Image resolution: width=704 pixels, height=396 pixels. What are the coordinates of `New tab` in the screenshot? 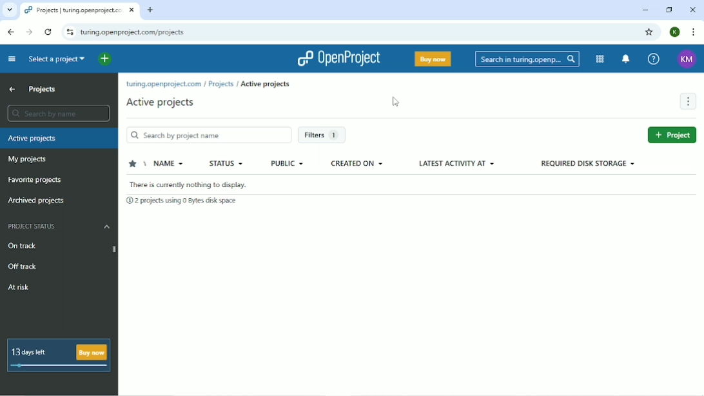 It's located at (150, 10).